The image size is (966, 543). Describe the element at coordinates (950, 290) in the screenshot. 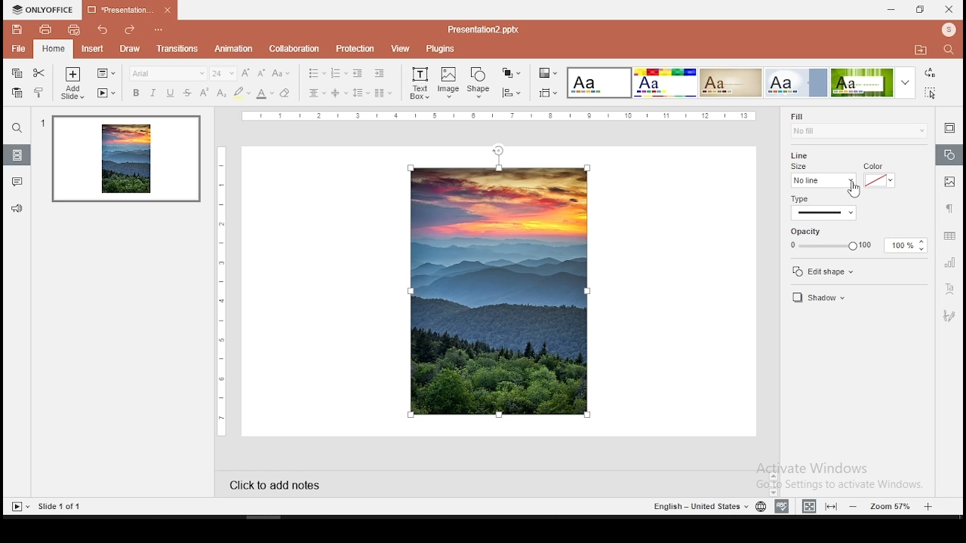

I see `text art tool` at that location.